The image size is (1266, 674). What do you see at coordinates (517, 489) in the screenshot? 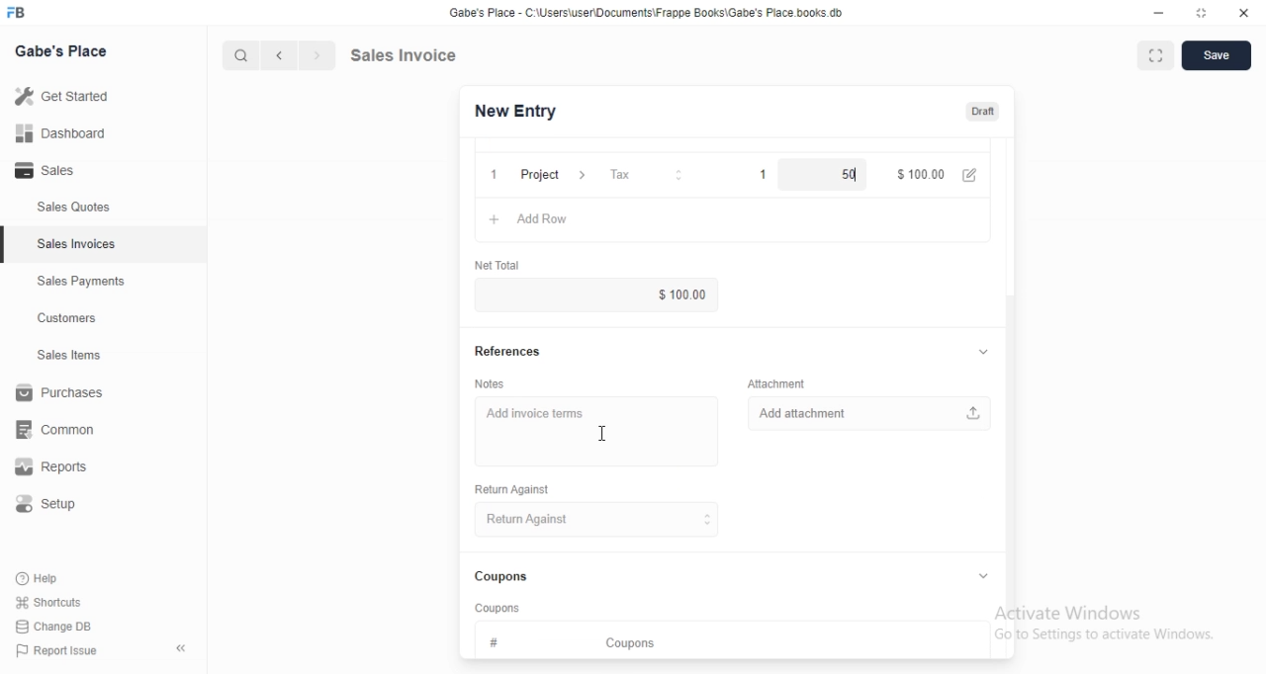
I see `Return Against` at bounding box center [517, 489].